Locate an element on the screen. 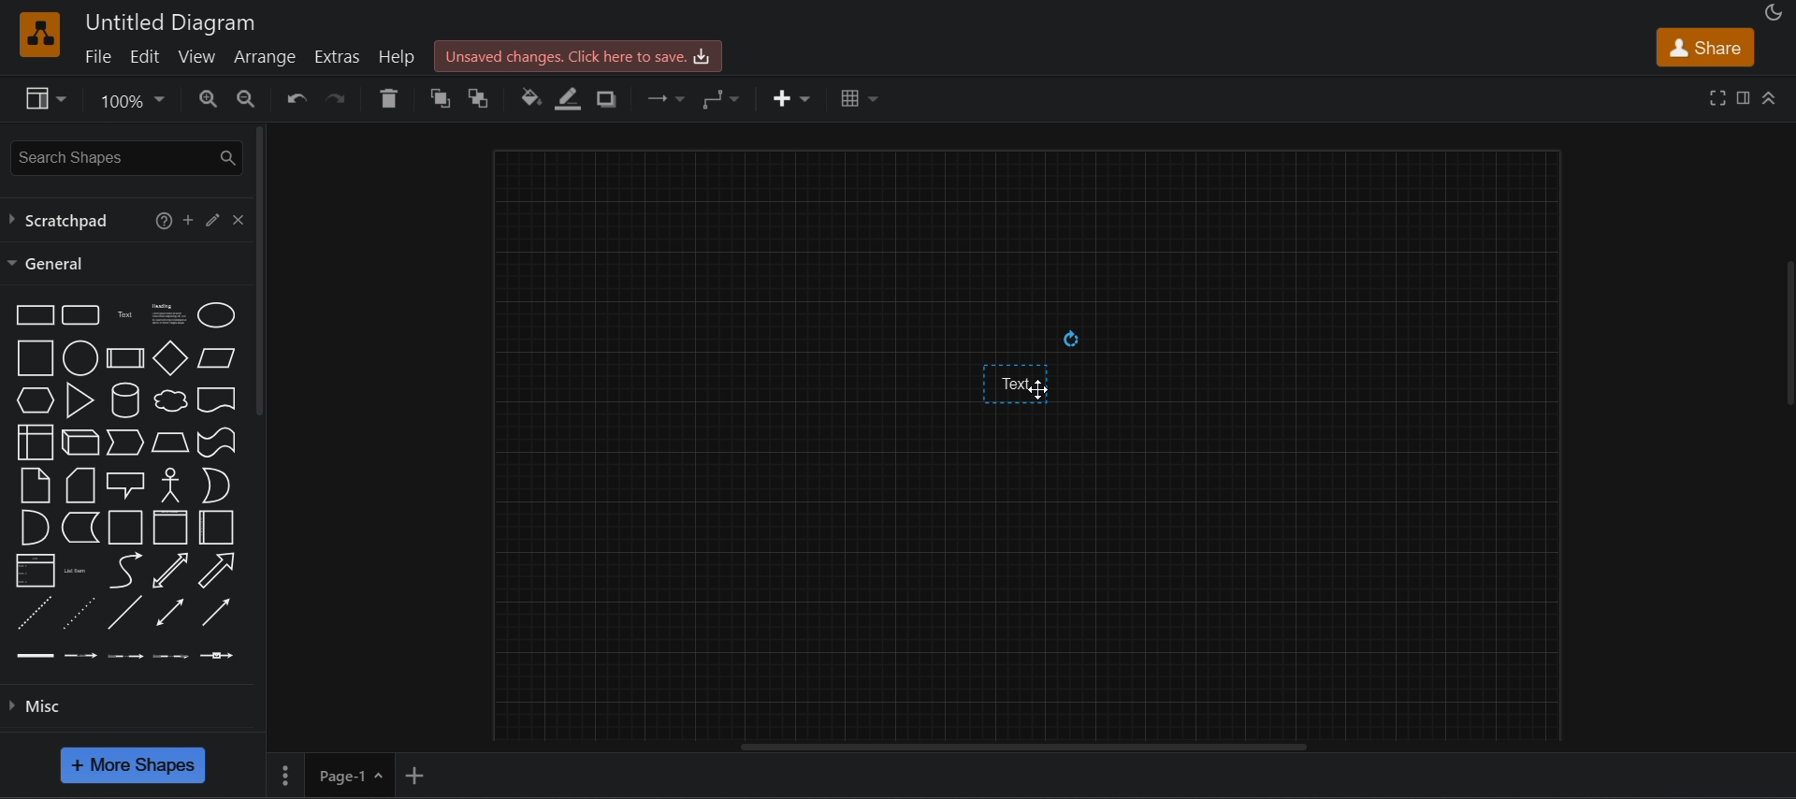 Image resolution: width=1796 pixels, height=799 pixels. List is located at coordinates (36, 571).